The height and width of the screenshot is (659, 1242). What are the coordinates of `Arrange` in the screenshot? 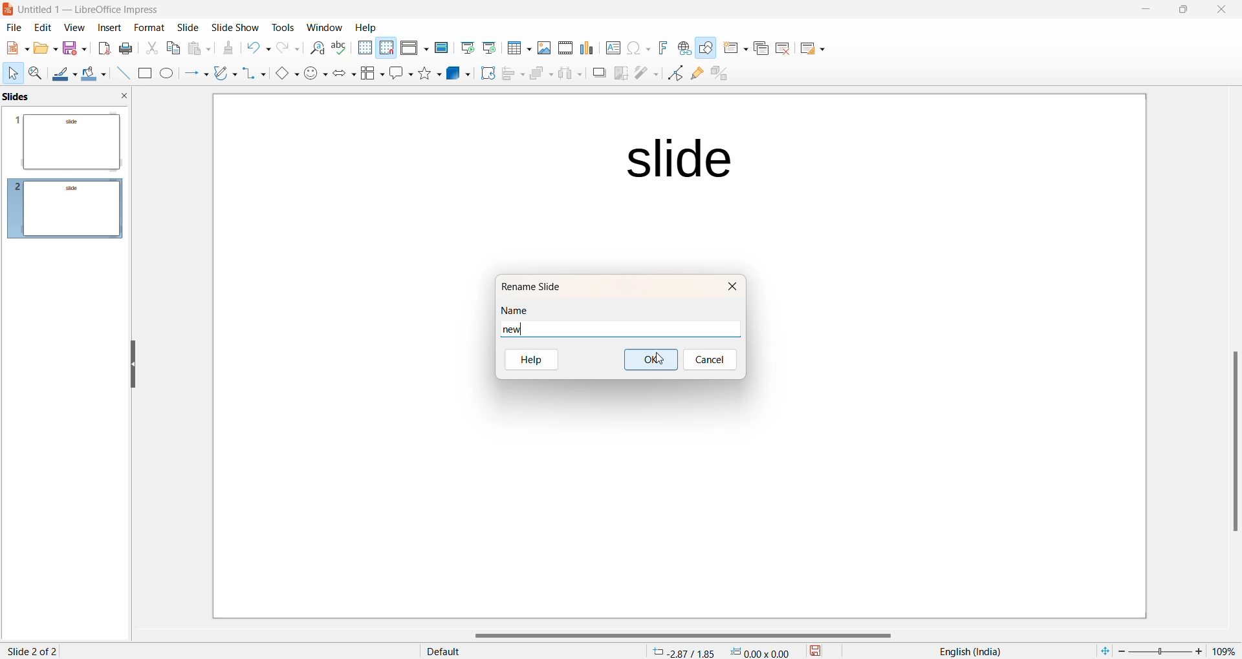 It's located at (538, 76).